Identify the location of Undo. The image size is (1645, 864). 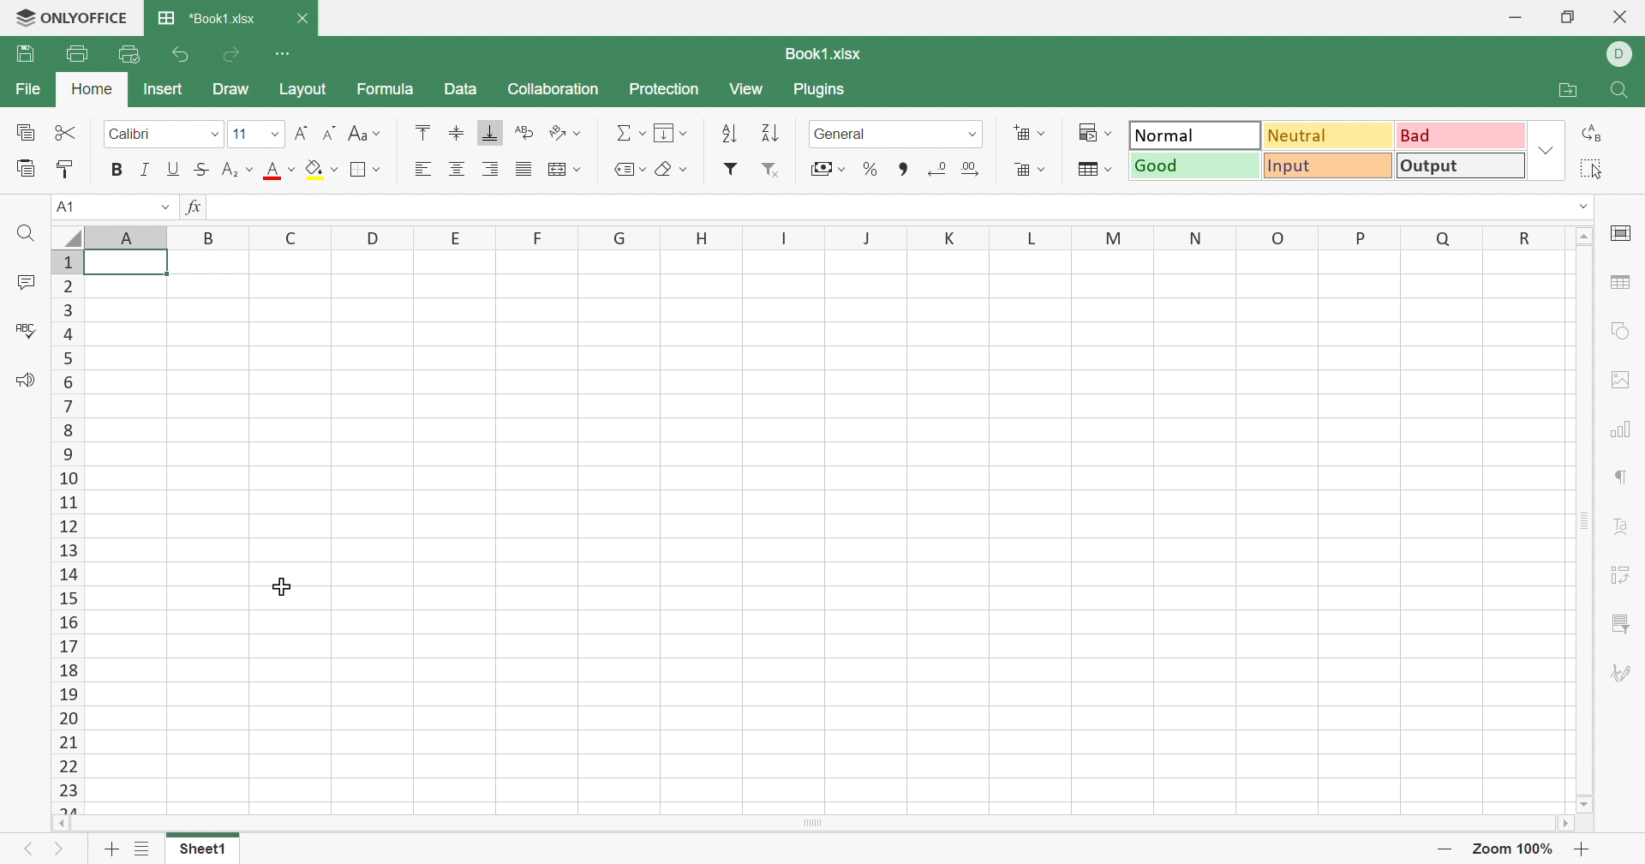
(184, 55).